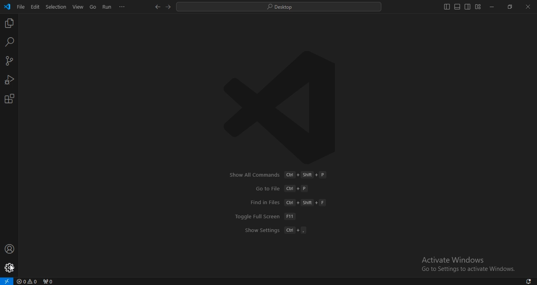 This screenshot has width=537, height=285. I want to click on text, so click(469, 270).